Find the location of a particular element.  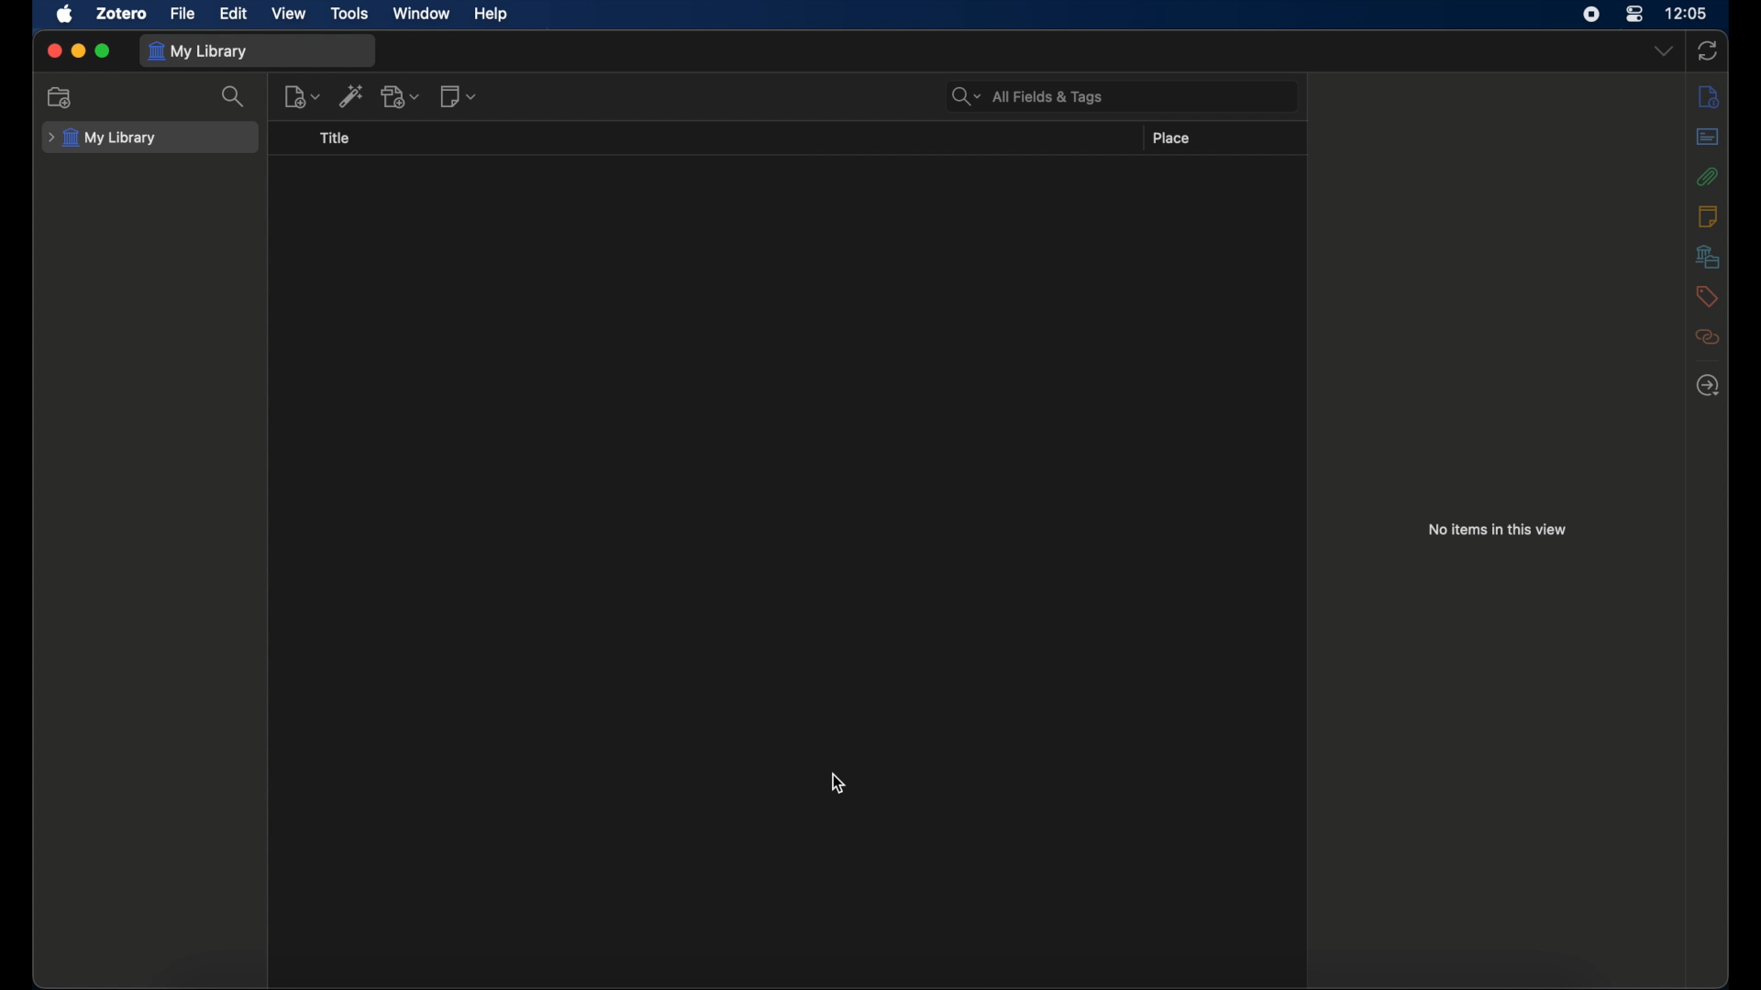

tools is located at coordinates (350, 14).